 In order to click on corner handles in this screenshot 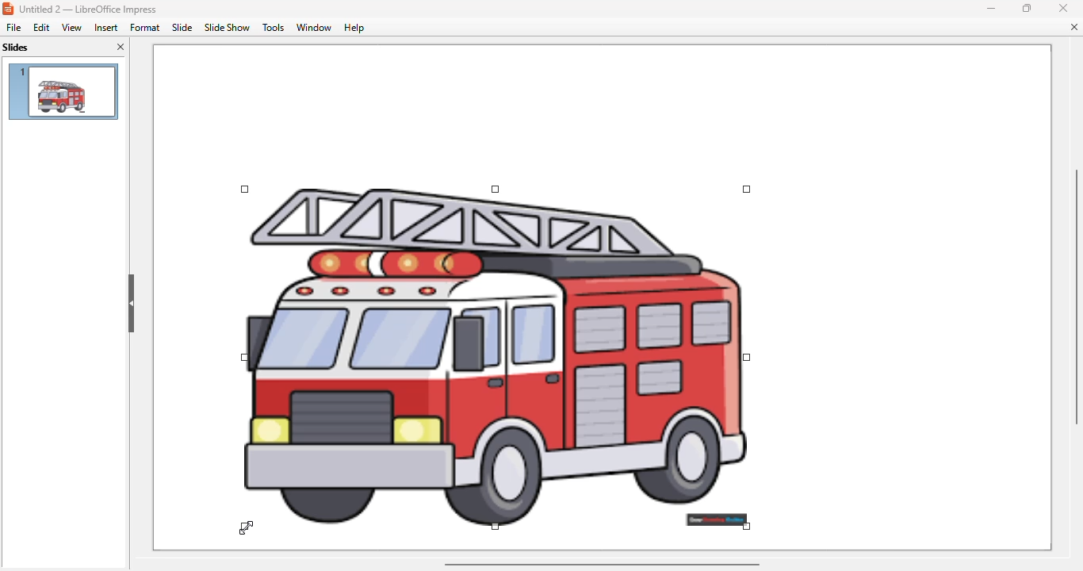, I will do `click(245, 526)`.